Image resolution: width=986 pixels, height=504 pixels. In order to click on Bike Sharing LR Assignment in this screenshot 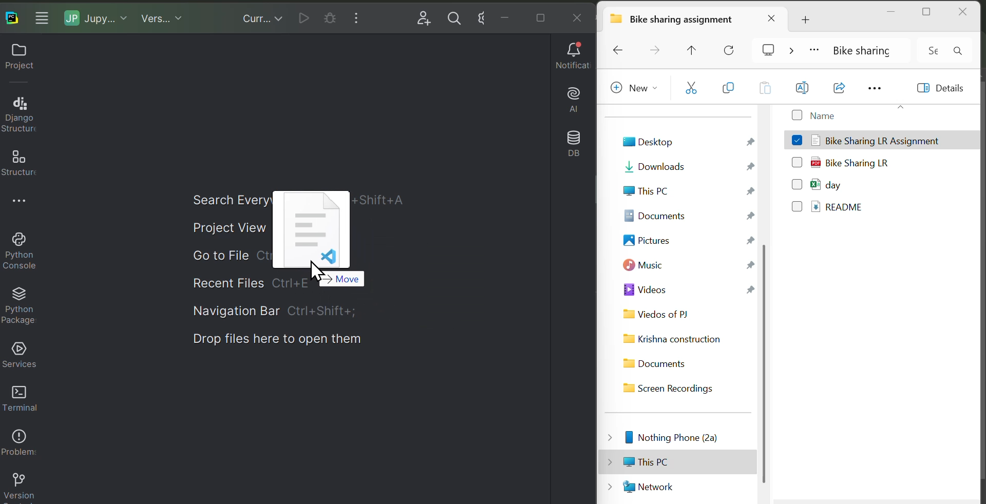, I will do `click(882, 138)`.